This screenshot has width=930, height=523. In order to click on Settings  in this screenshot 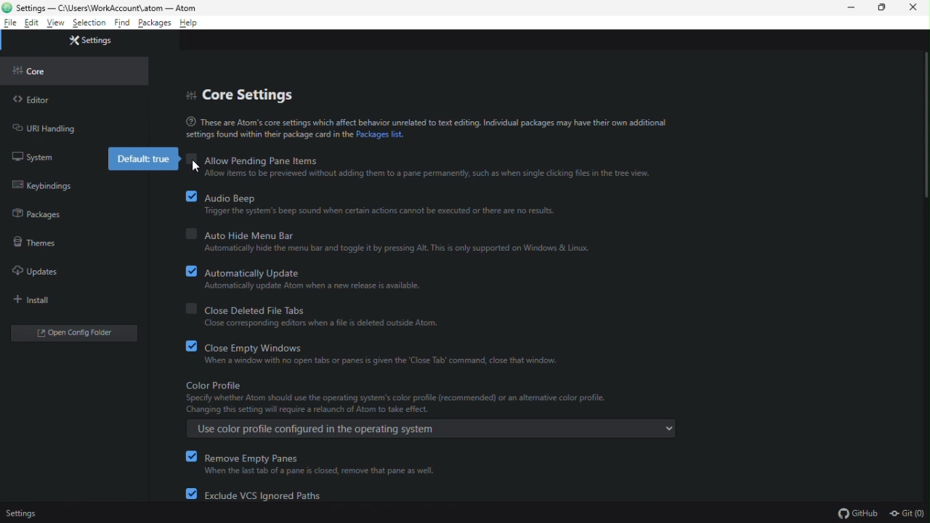, I will do `click(20, 512)`.